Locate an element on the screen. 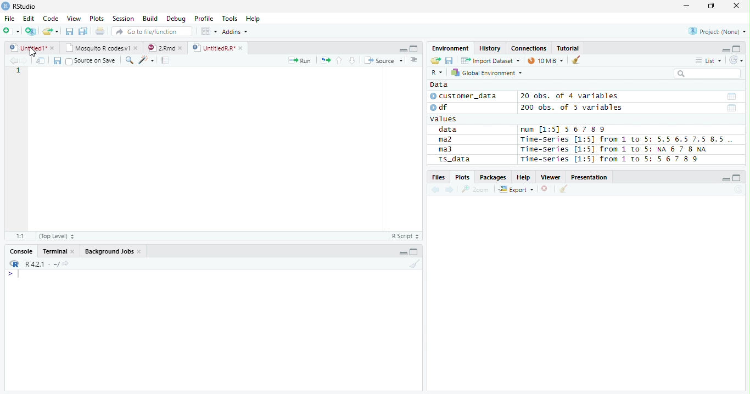 The height and width of the screenshot is (394, 750). Plots is located at coordinates (462, 177).